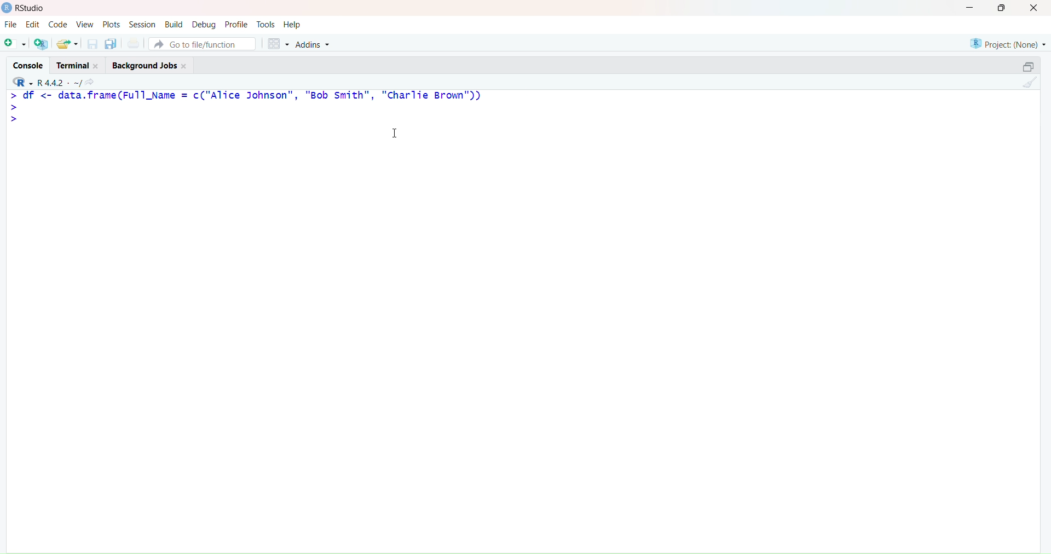 This screenshot has height=554, width=1051. I want to click on Create a project, so click(42, 44).